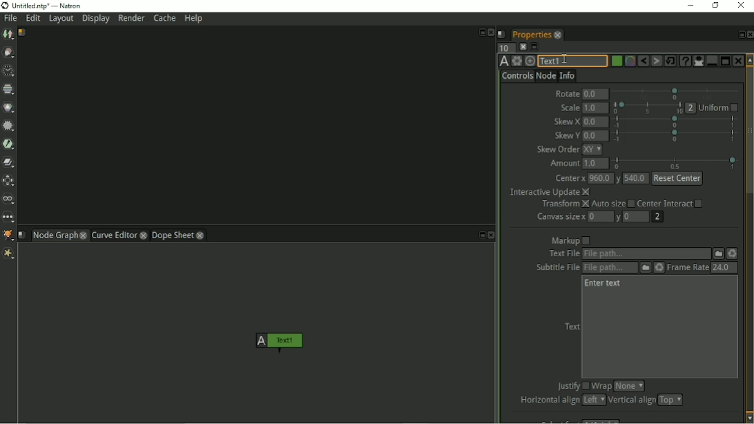 Image resolution: width=754 pixels, height=424 pixels. Describe the element at coordinates (646, 268) in the screenshot. I see `Subtitle` at that location.